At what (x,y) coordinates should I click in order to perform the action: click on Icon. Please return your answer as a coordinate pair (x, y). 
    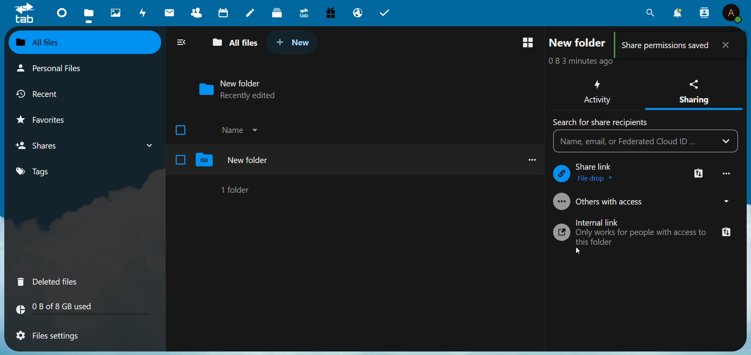
    Looking at the image, I should click on (562, 233).